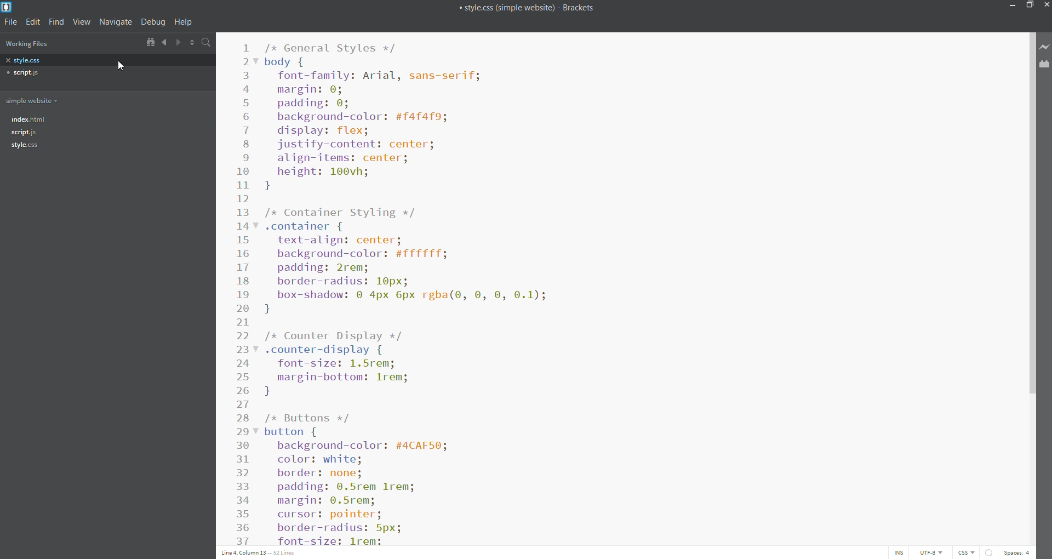 This screenshot has height=559, width=1052. What do you see at coordinates (105, 72) in the screenshot?
I see `script.js` at bounding box center [105, 72].